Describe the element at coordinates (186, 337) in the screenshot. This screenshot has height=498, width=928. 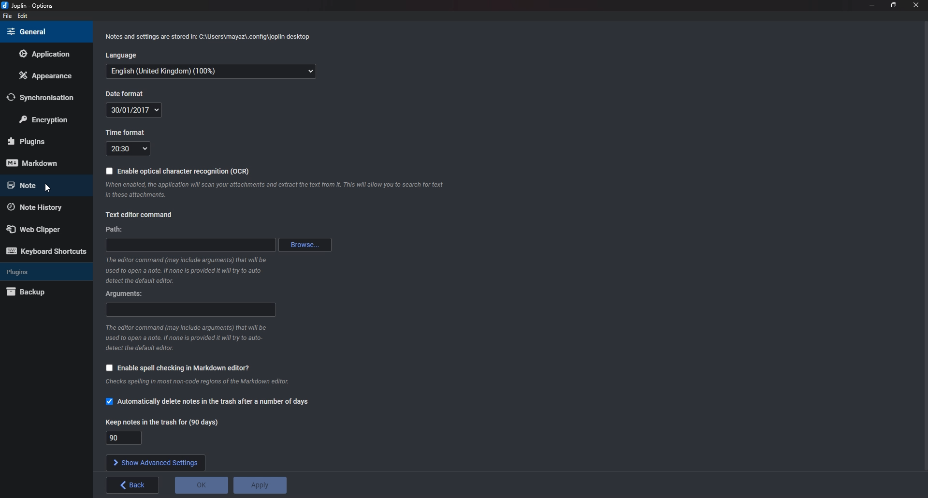
I see `Info` at that location.